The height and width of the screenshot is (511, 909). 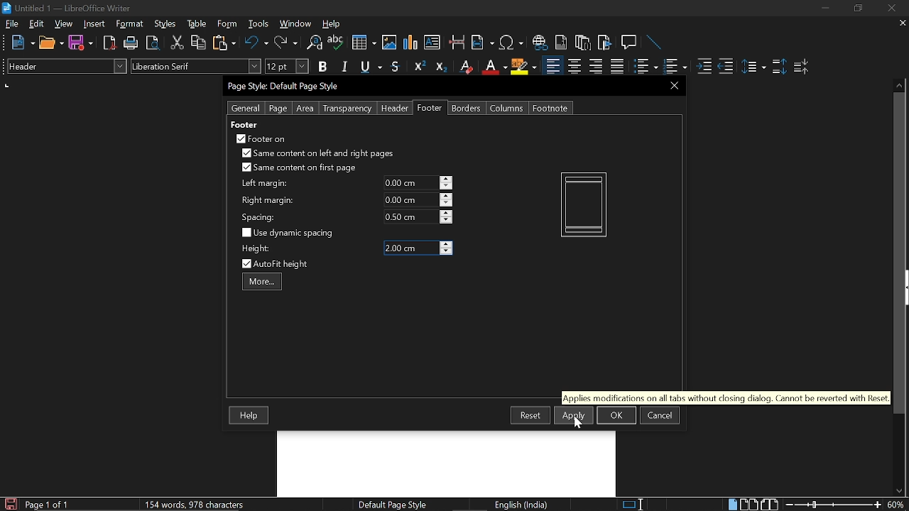 I want to click on Text style, so click(x=197, y=66).